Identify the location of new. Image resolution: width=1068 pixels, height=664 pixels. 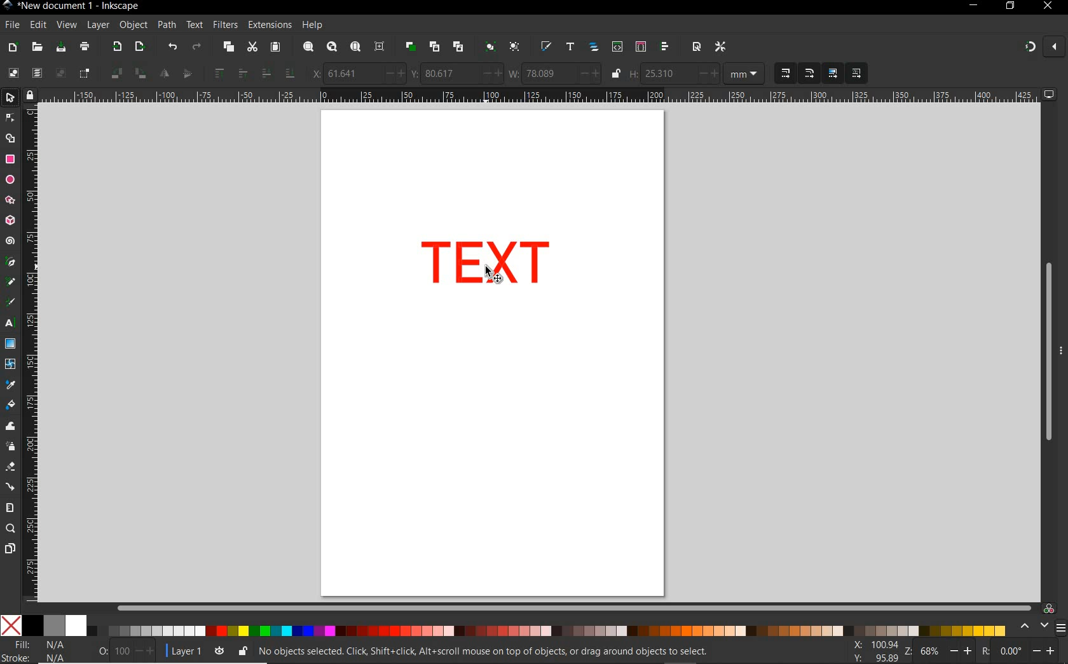
(13, 46).